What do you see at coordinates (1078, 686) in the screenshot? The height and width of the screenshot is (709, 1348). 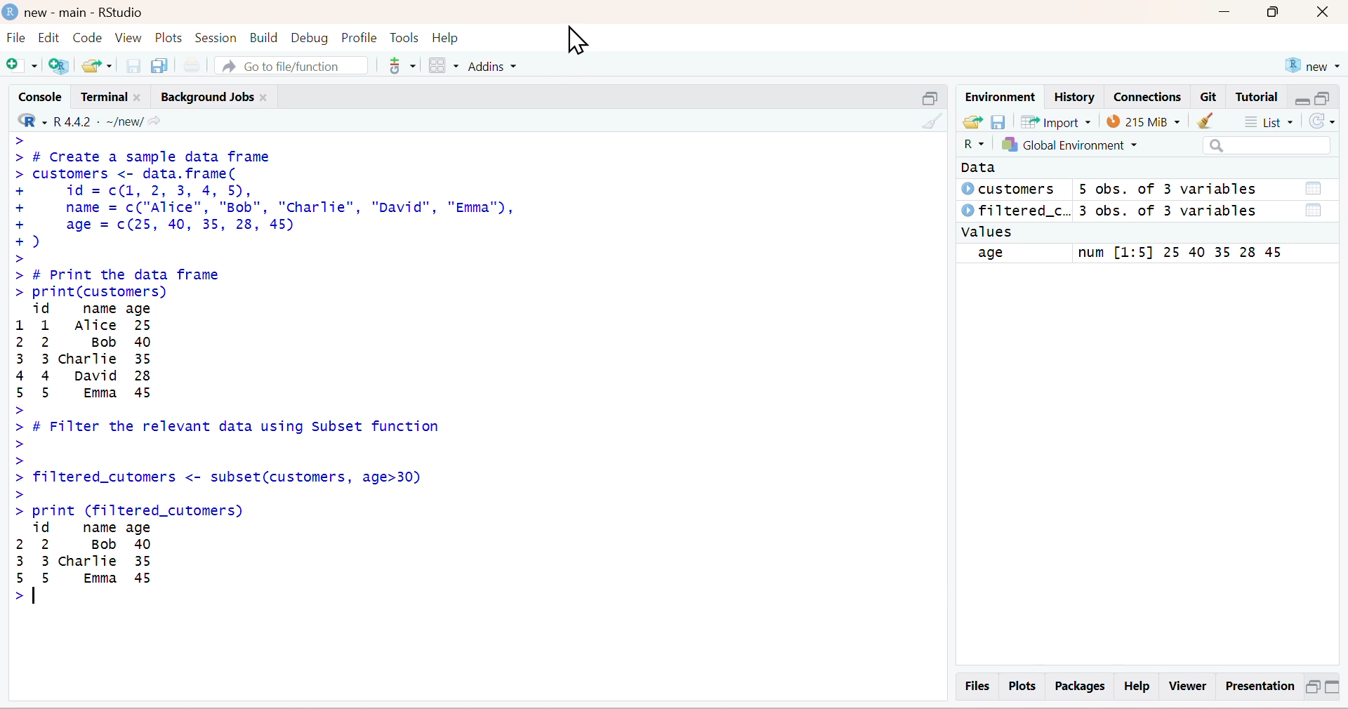 I see `Packages` at bounding box center [1078, 686].